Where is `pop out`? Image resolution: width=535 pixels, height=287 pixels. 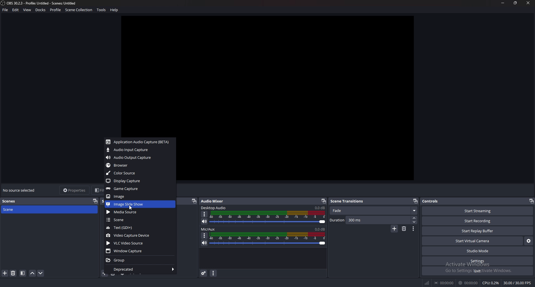
pop out is located at coordinates (95, 201).